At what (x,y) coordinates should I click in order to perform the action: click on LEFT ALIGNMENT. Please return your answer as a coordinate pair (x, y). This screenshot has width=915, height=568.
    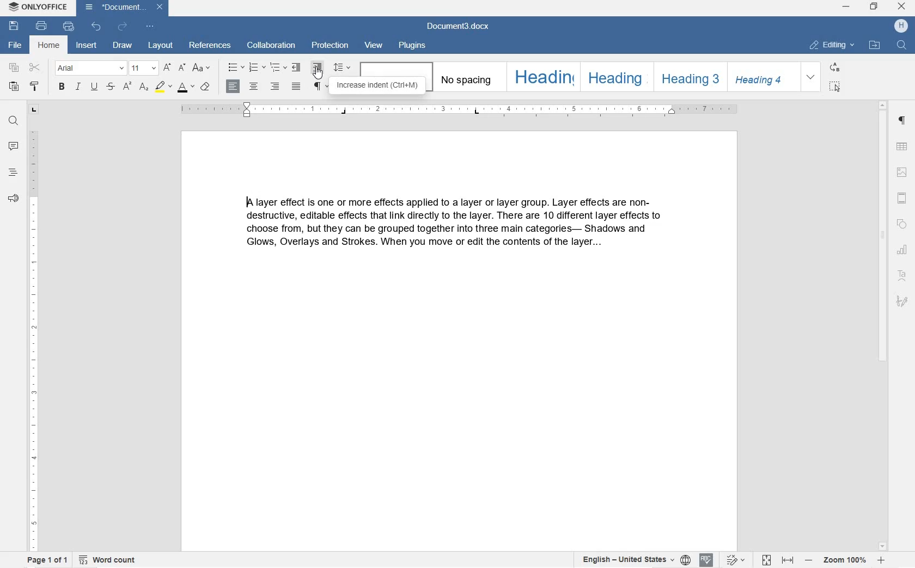
    Looking at the image, I should click on (233, 87).